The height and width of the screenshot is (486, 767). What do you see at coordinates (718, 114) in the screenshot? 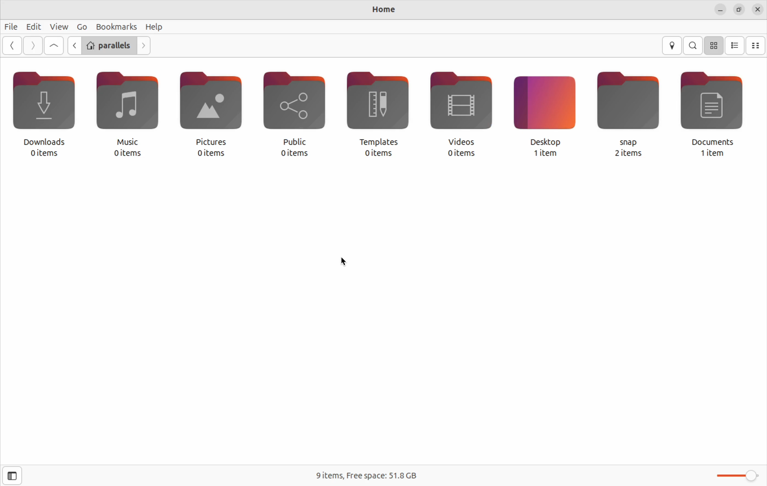
I see `Documents` at bounding box center [718, 114].